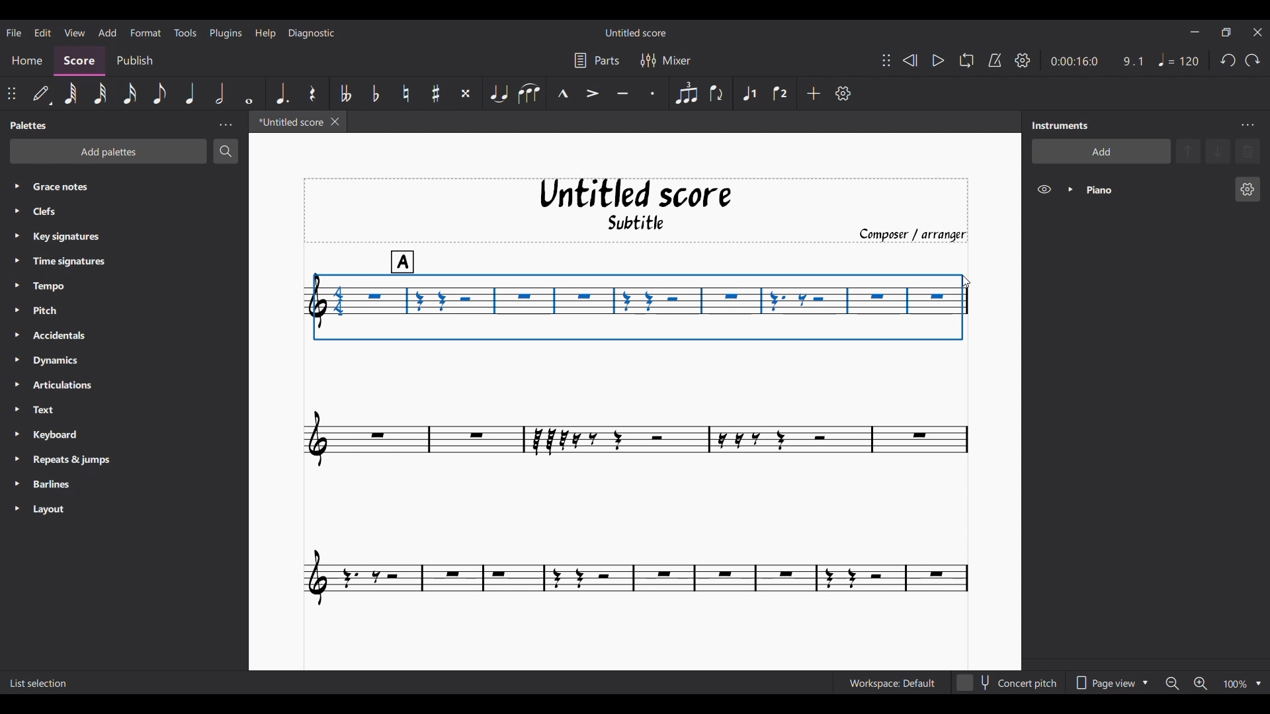  I want to click on Tools menu, so click(185, 33).